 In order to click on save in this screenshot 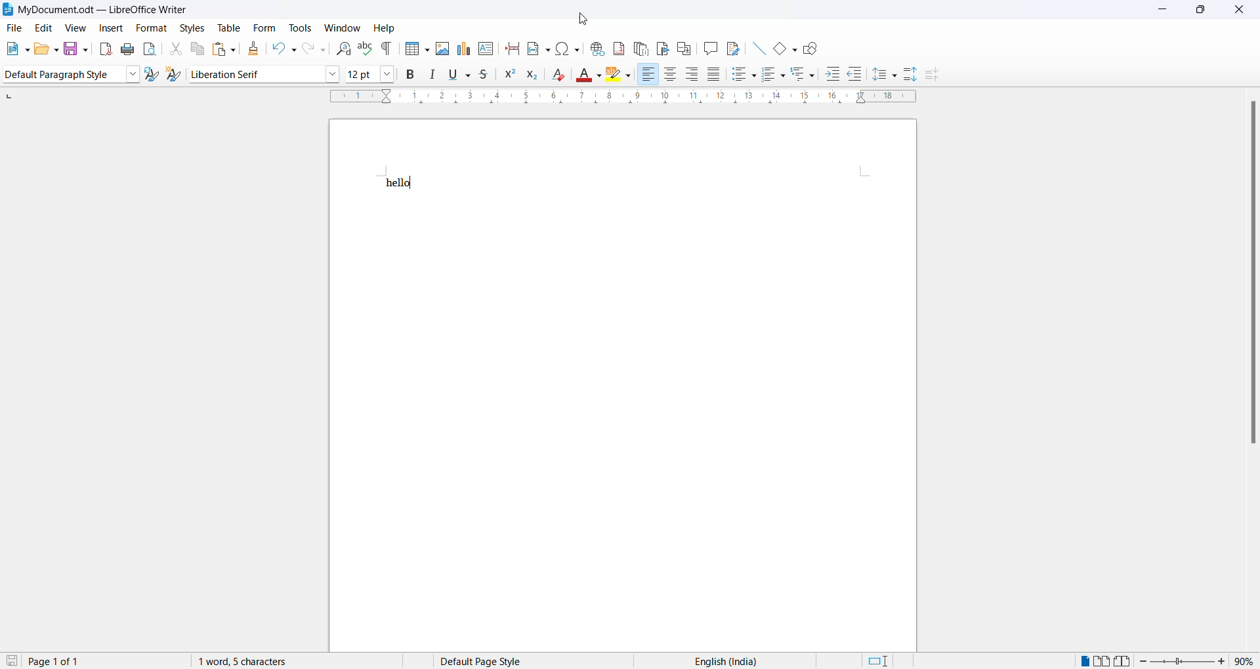, I will do `click(12, 660)`.